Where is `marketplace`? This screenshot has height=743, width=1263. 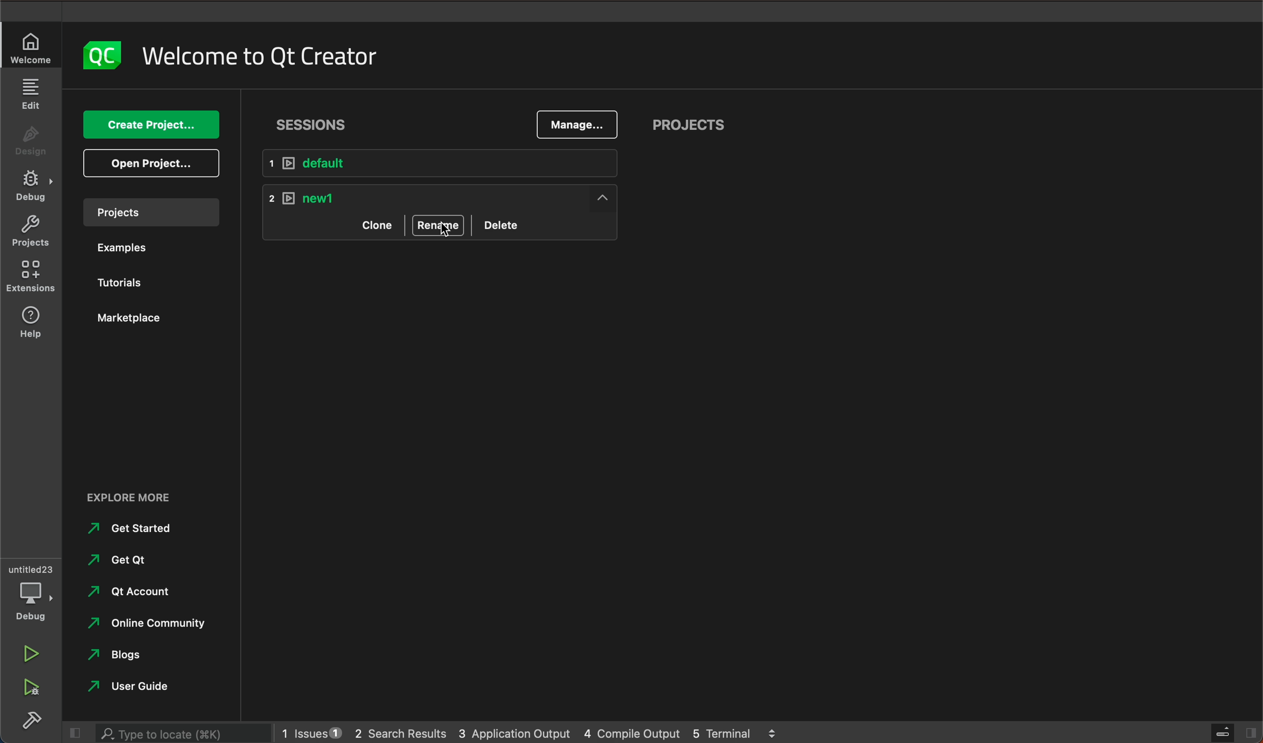
marketplace is located at coordinates (134, 319).